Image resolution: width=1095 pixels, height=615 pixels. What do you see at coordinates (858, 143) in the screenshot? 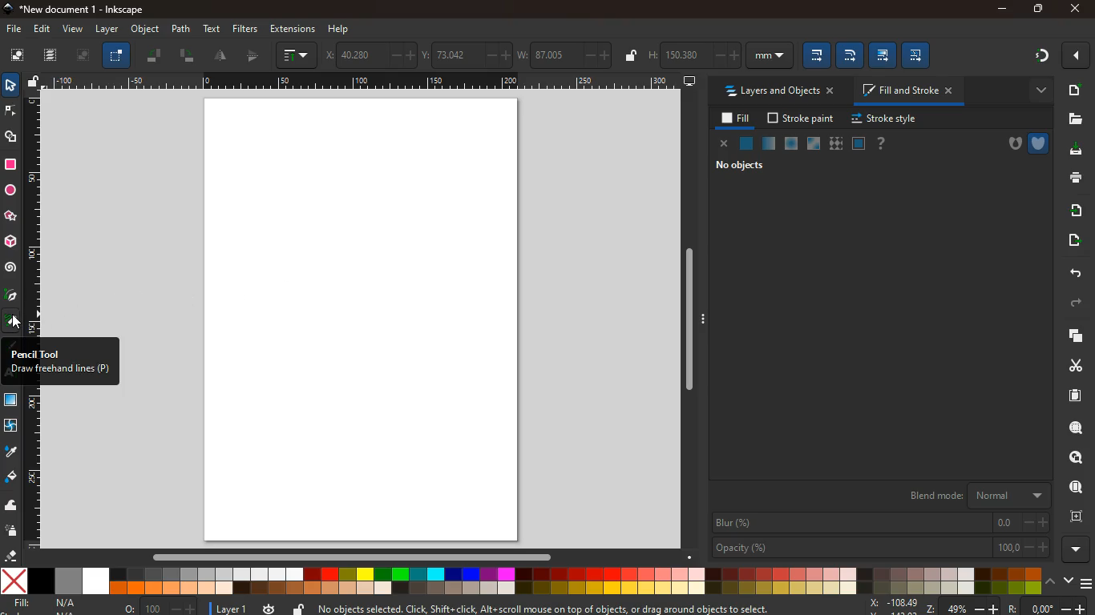
I see `frame` at bounding box center [858, 143].